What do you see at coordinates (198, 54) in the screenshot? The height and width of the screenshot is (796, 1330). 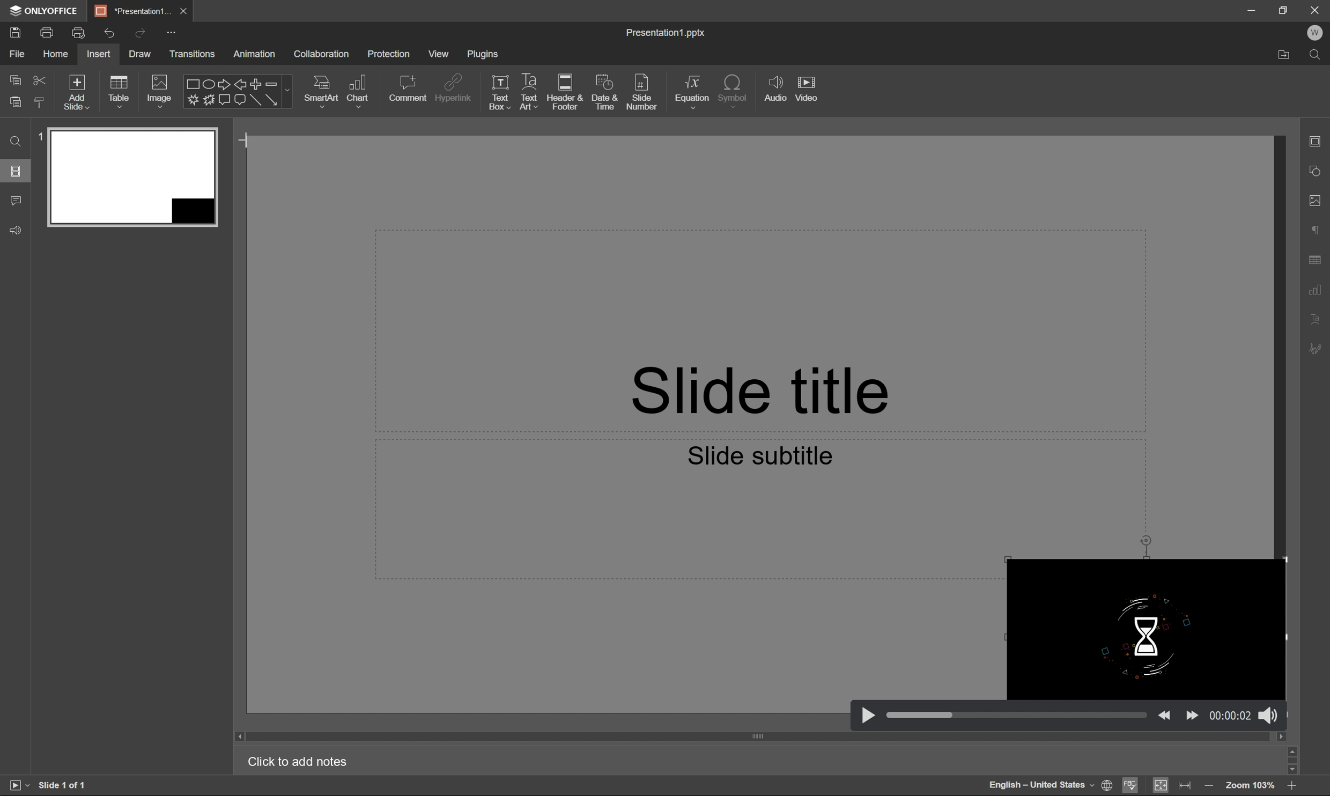 I see `transitions` at bounding box center [198, 54].